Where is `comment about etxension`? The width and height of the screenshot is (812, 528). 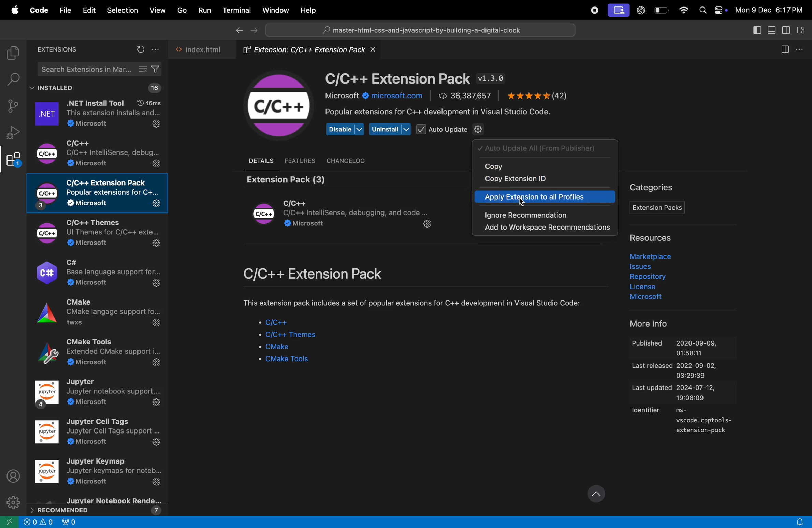 comment about etxension is located at coordinates (412, 304).